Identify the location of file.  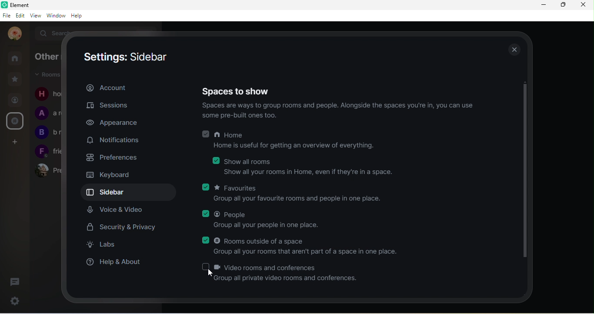
(7, 17).